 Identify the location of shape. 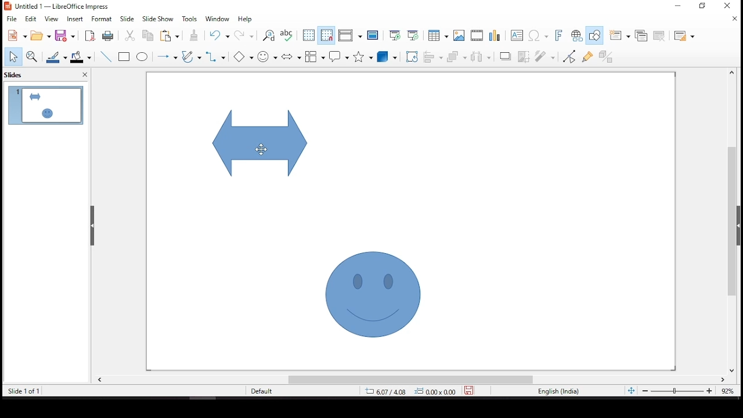
(258, 143).